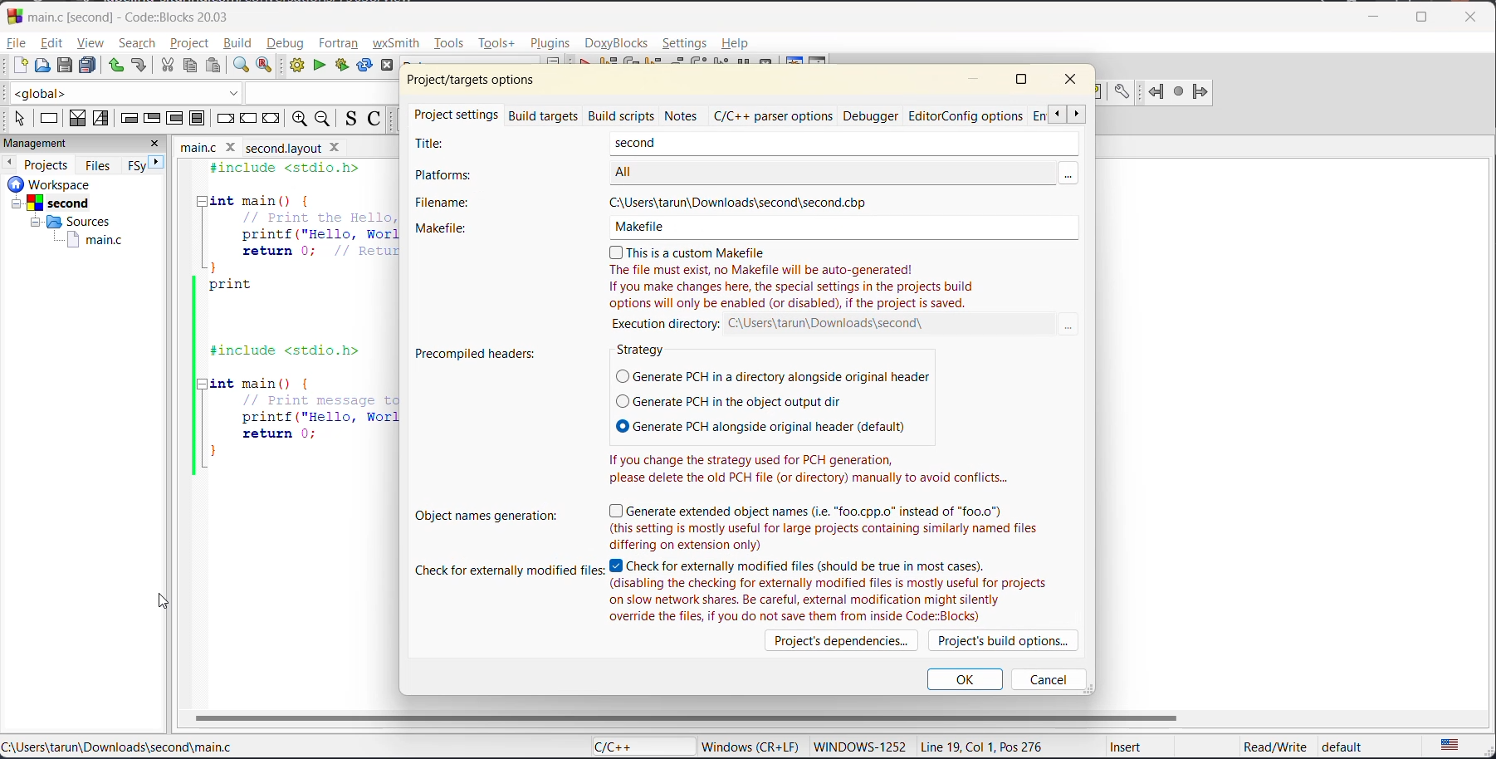  I want to click on build targets, so click(545, 115).